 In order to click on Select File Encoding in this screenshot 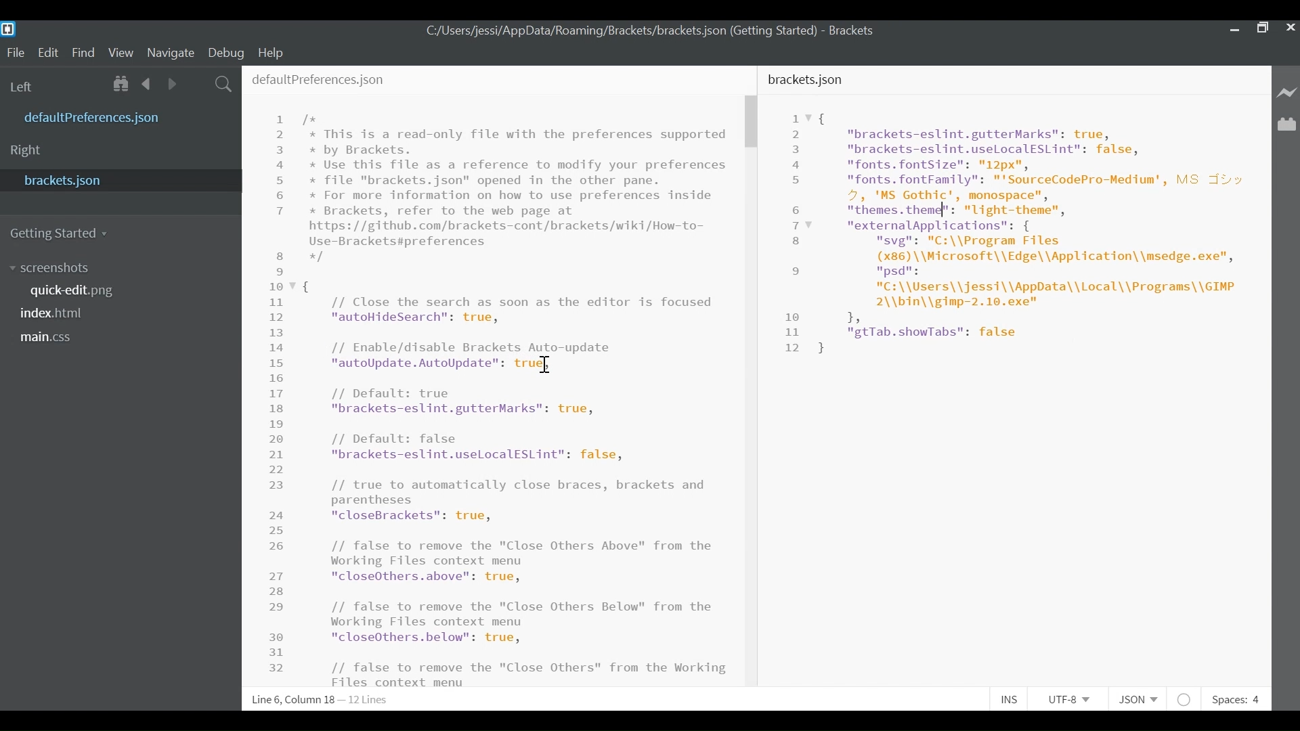, I will do `click(1069, 701)`.